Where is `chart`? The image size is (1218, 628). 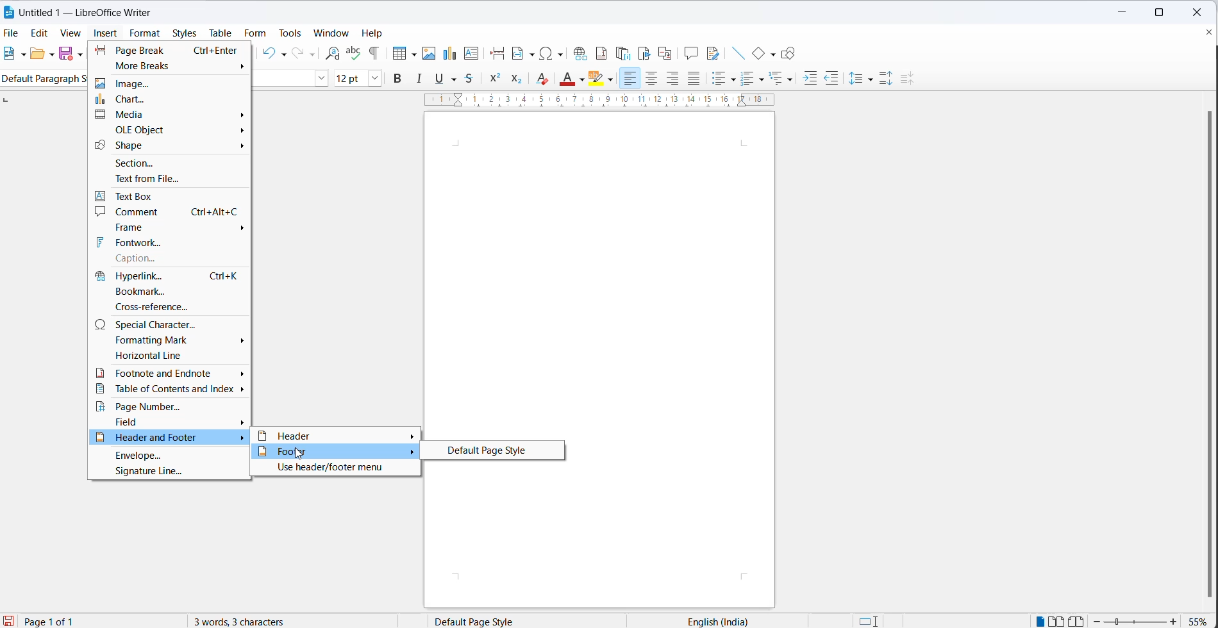
chart is located at coordinates (169, 99).